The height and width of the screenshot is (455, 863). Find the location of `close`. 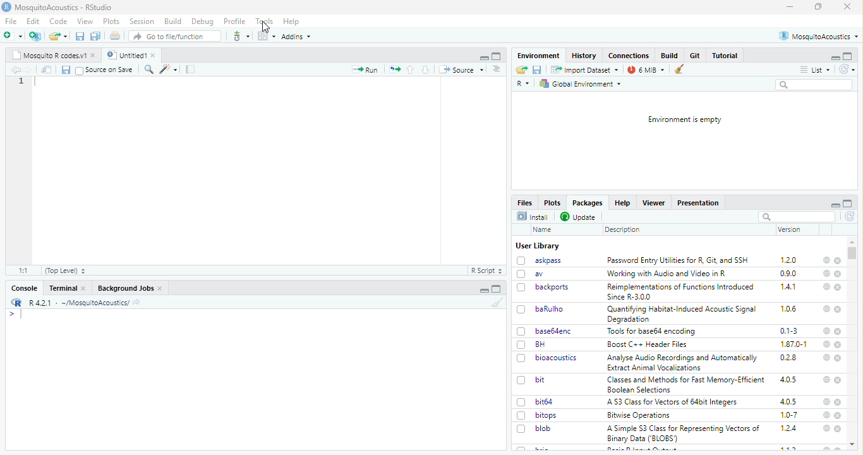

close is located at coordinates (155, 55).